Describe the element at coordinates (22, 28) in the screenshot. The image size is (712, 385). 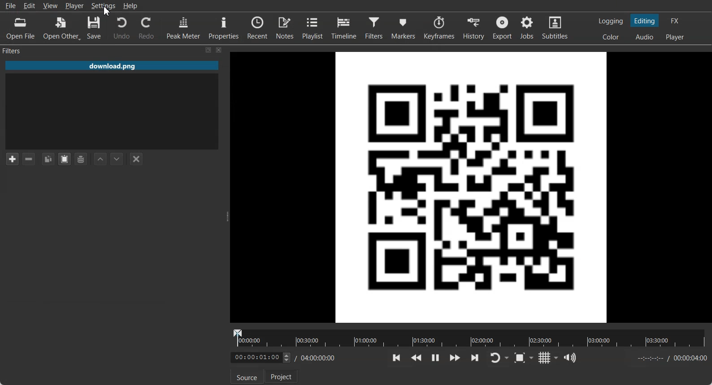
I see `Open File` at that location.